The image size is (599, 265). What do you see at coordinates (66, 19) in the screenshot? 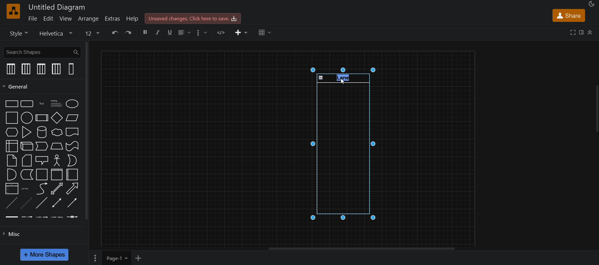
I see `view` at bounding box center [66, 19].